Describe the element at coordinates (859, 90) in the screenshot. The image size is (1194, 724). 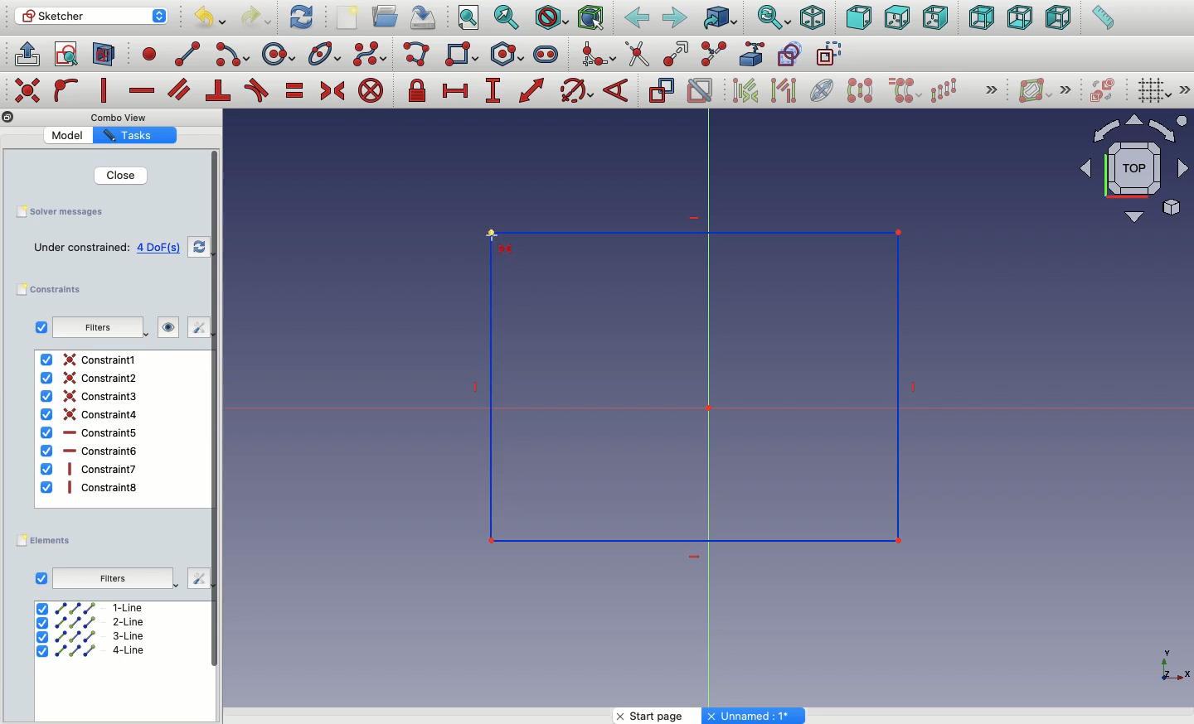
I see `Symmetry` at that location.